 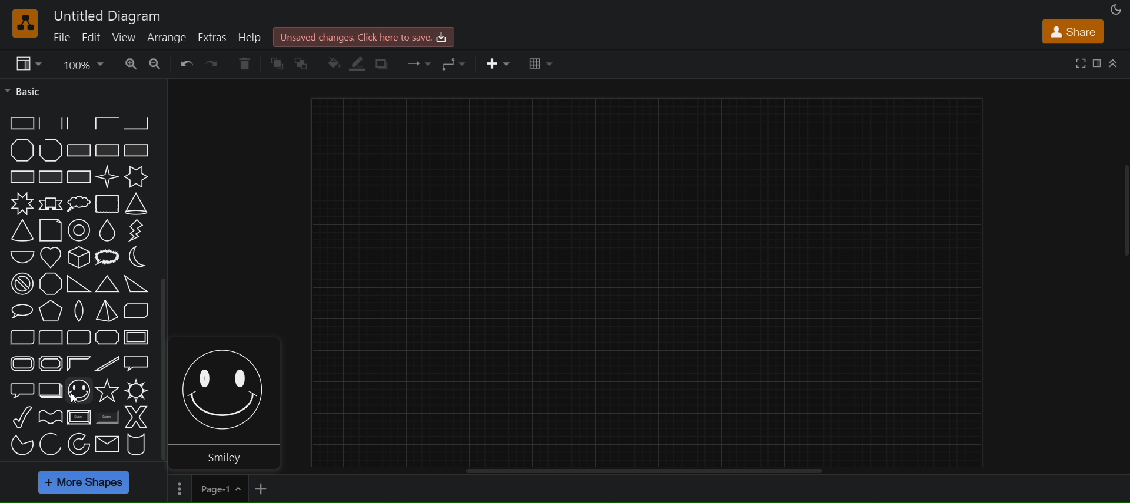 I want to click on donut, so click(x=82, y=231).